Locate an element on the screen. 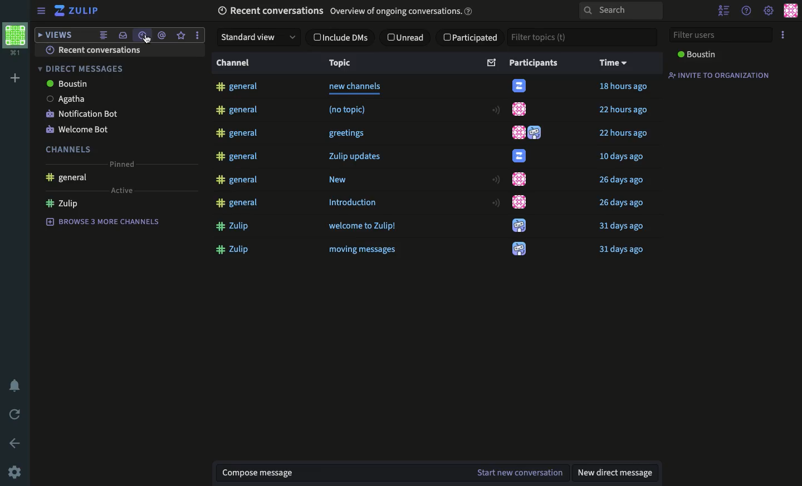 Image resolution: width=802 pixels, height=486 pixels. combined feed is located at coordinates (102, 35).